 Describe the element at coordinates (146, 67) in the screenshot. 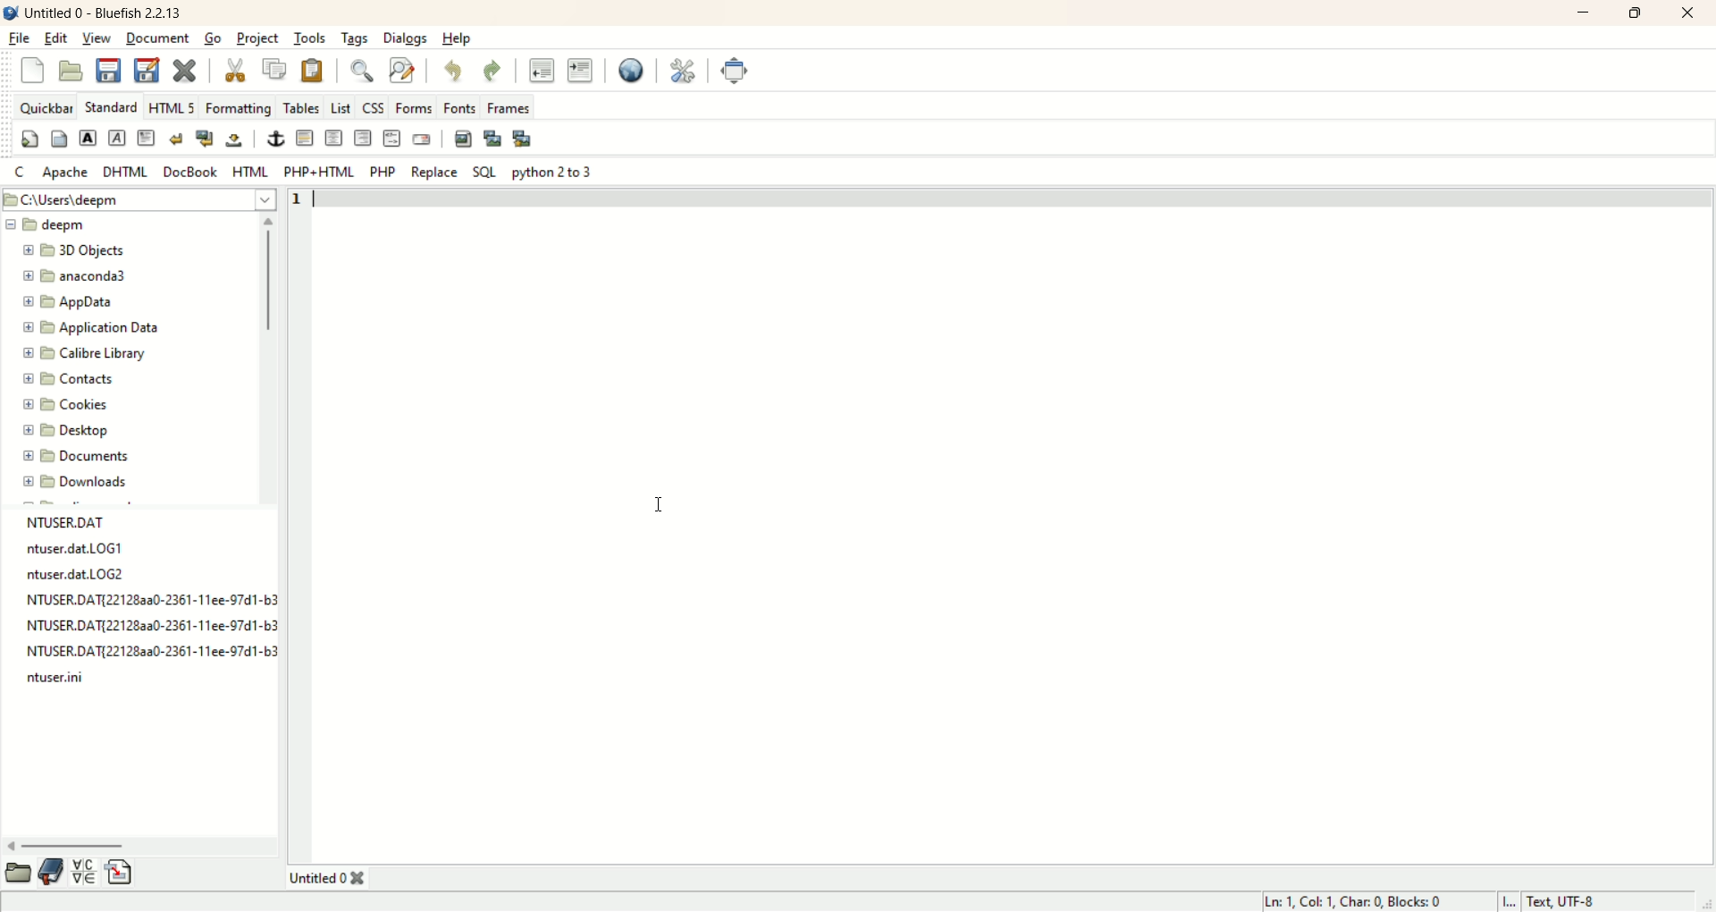

I see `save file as` at that location.